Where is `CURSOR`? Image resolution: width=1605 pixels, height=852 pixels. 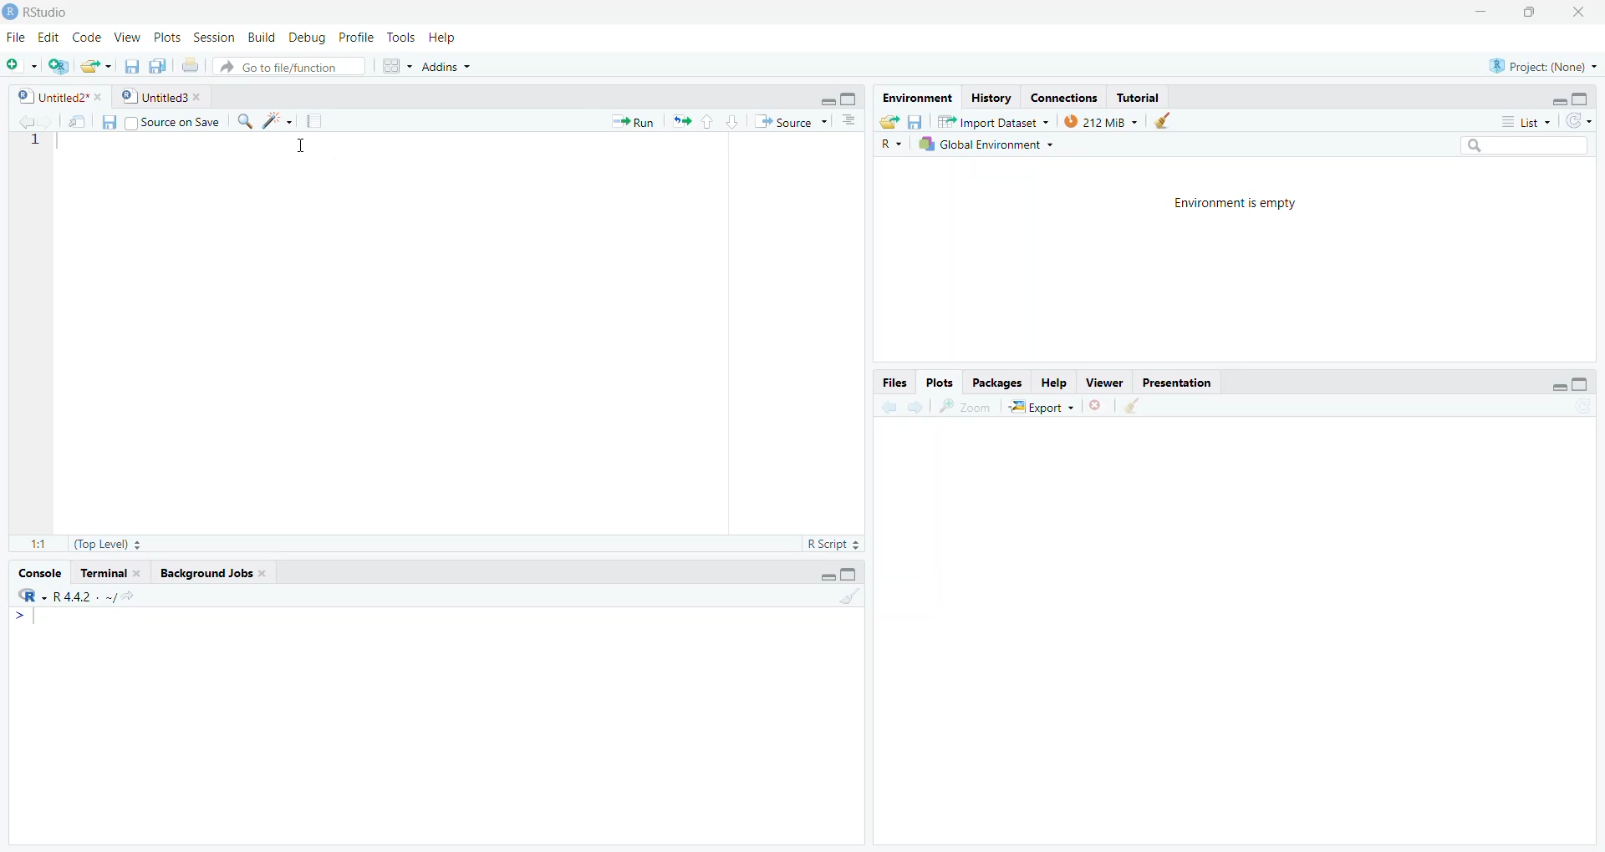 CURSOR is located at coordinates (305, 147).